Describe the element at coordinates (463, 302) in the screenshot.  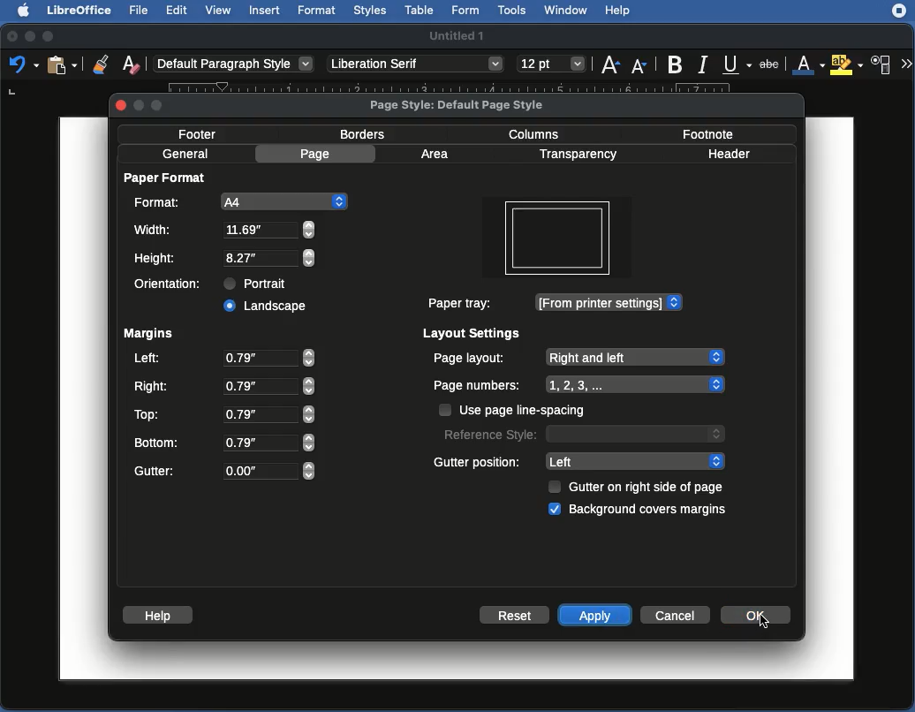
I see `Paper tray` at that location.